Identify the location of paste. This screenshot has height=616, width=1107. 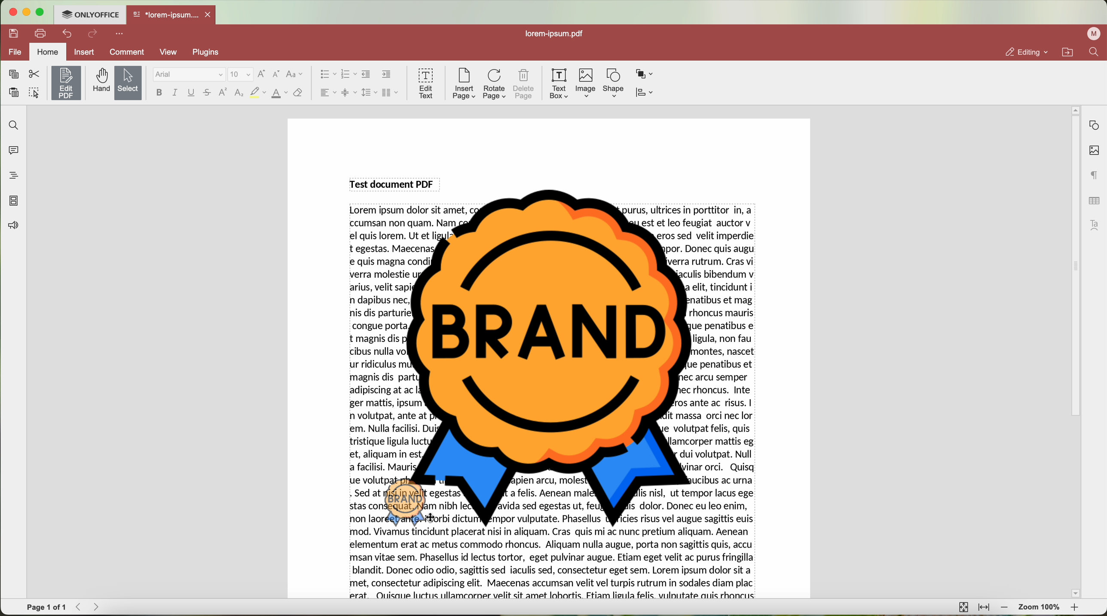
(14, 93).